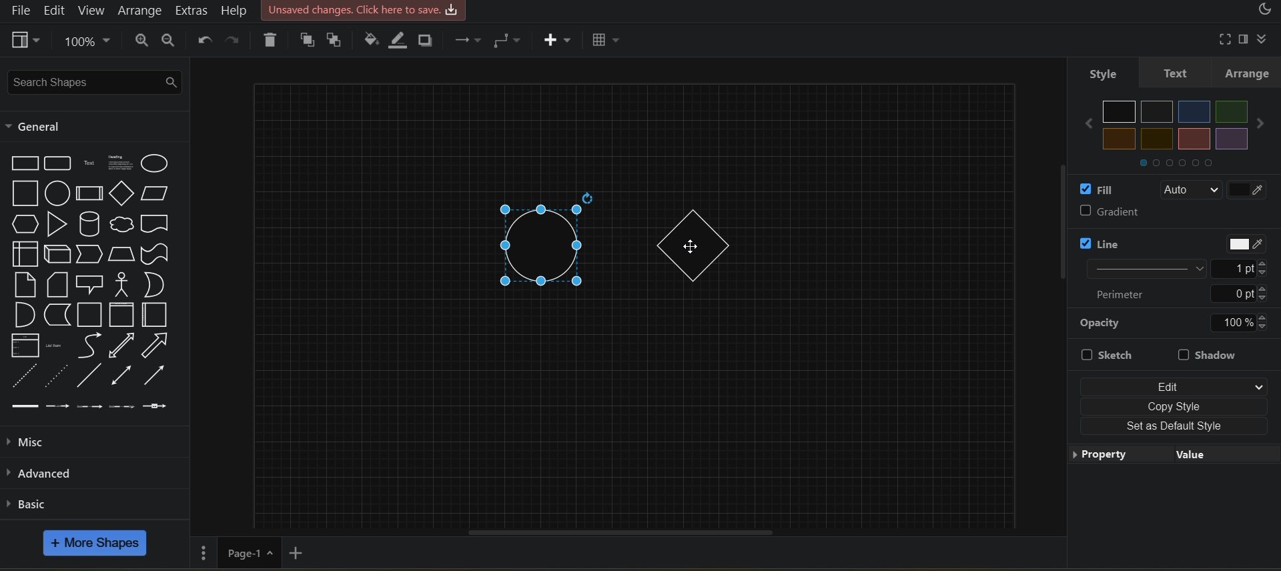  Describe the element at coordinates (1100, 72) in the screenshot. I see `style` at that location.